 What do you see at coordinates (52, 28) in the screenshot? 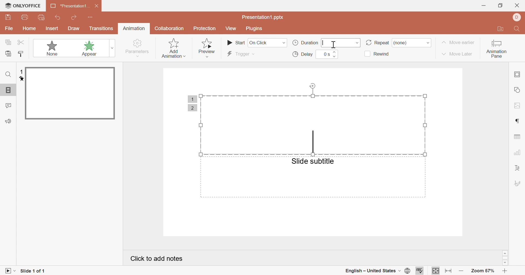
I see `insert` at bounding box center [52, 28].